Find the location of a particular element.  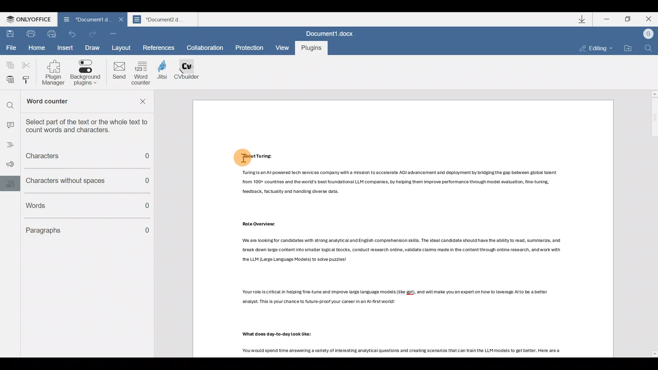

ONLYOFFICE is located at coordinates (26, 19).